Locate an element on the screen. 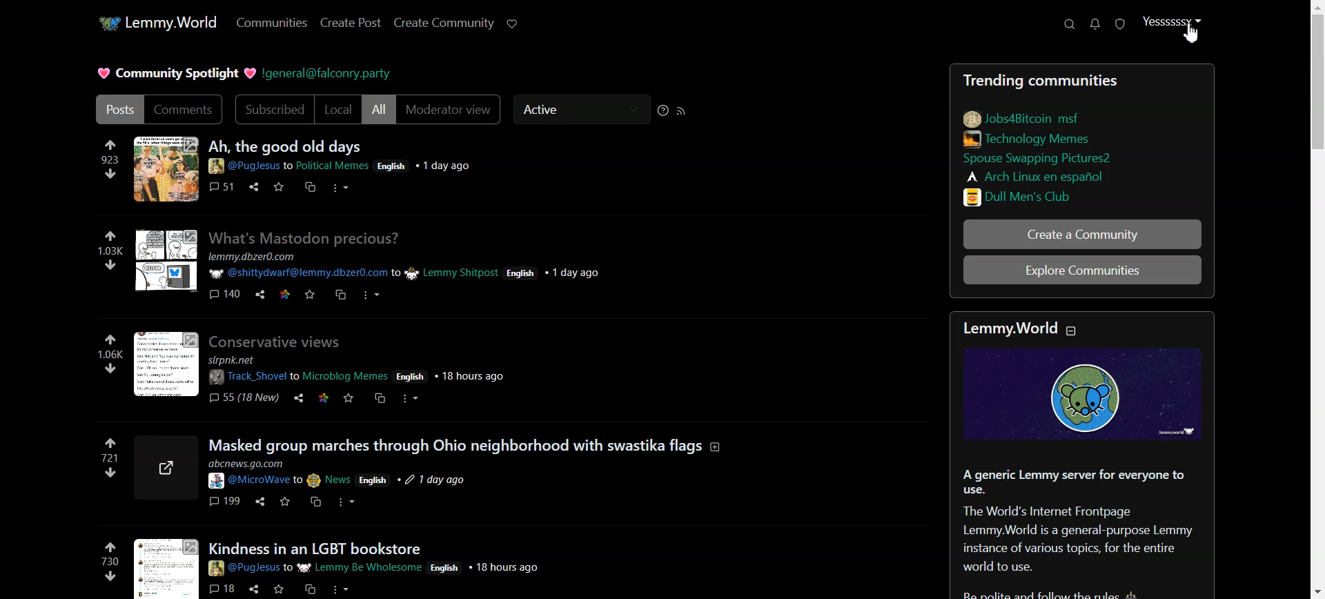  save is located at coordinates (277, 186).